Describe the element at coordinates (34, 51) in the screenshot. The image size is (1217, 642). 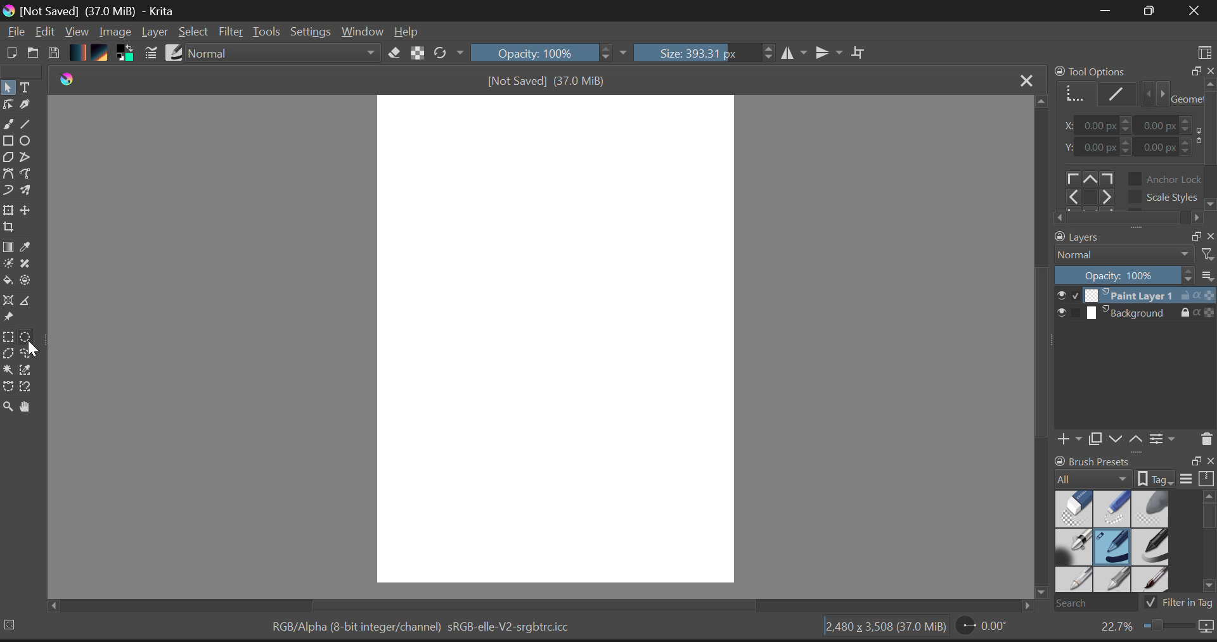
I see `Open` at that location.